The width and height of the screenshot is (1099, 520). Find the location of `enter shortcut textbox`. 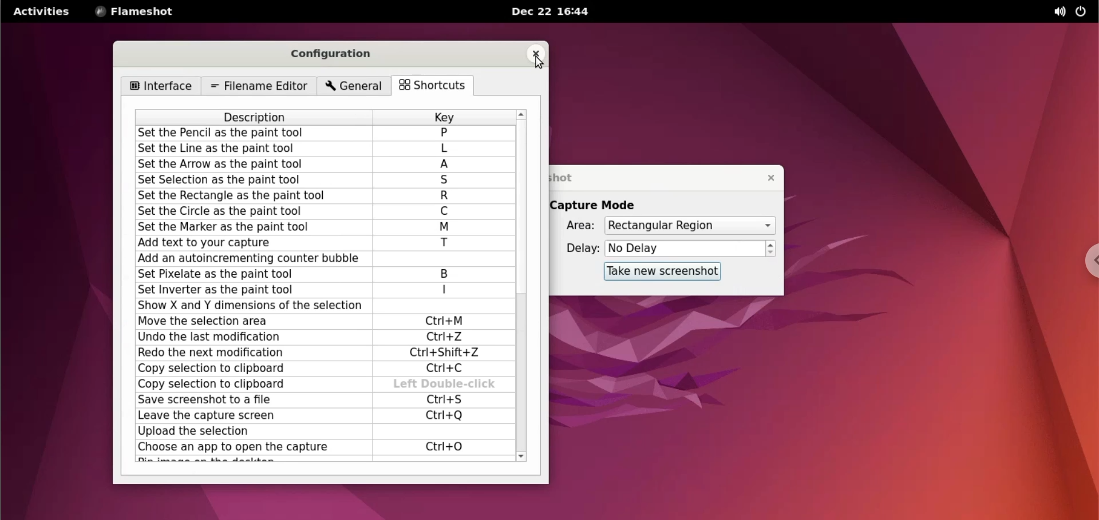

enter shortcut textbox is located at coordinates (442, 259).